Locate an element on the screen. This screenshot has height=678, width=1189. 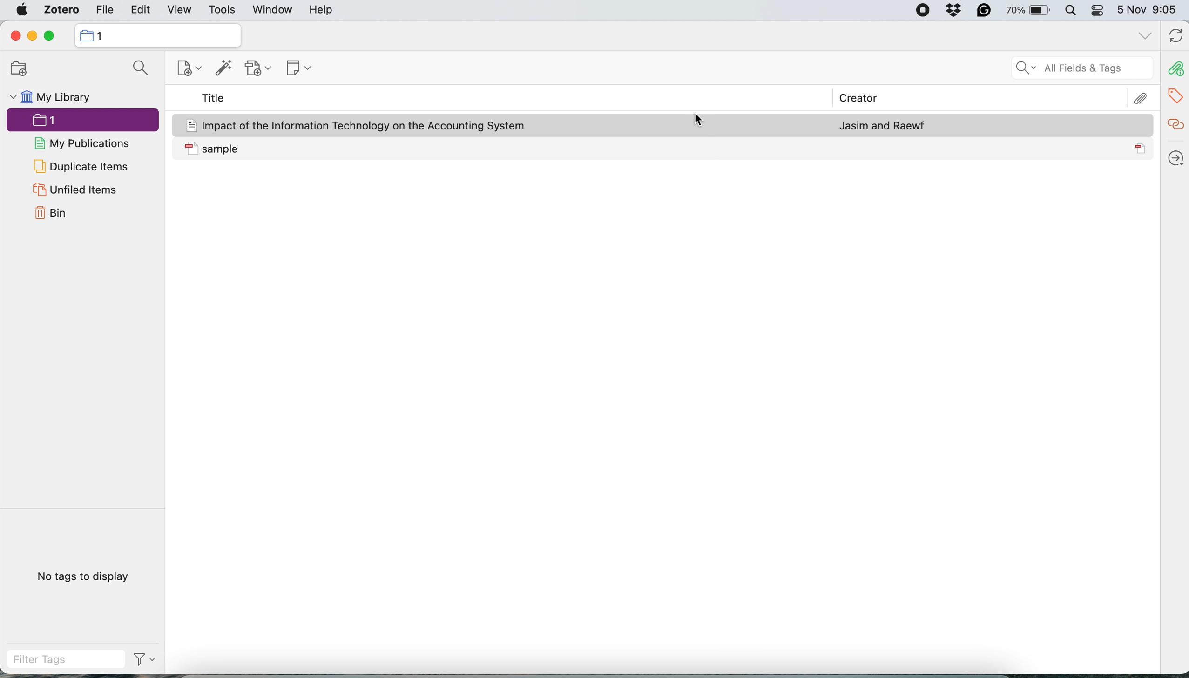
creator is located at coordinates (852, 99).